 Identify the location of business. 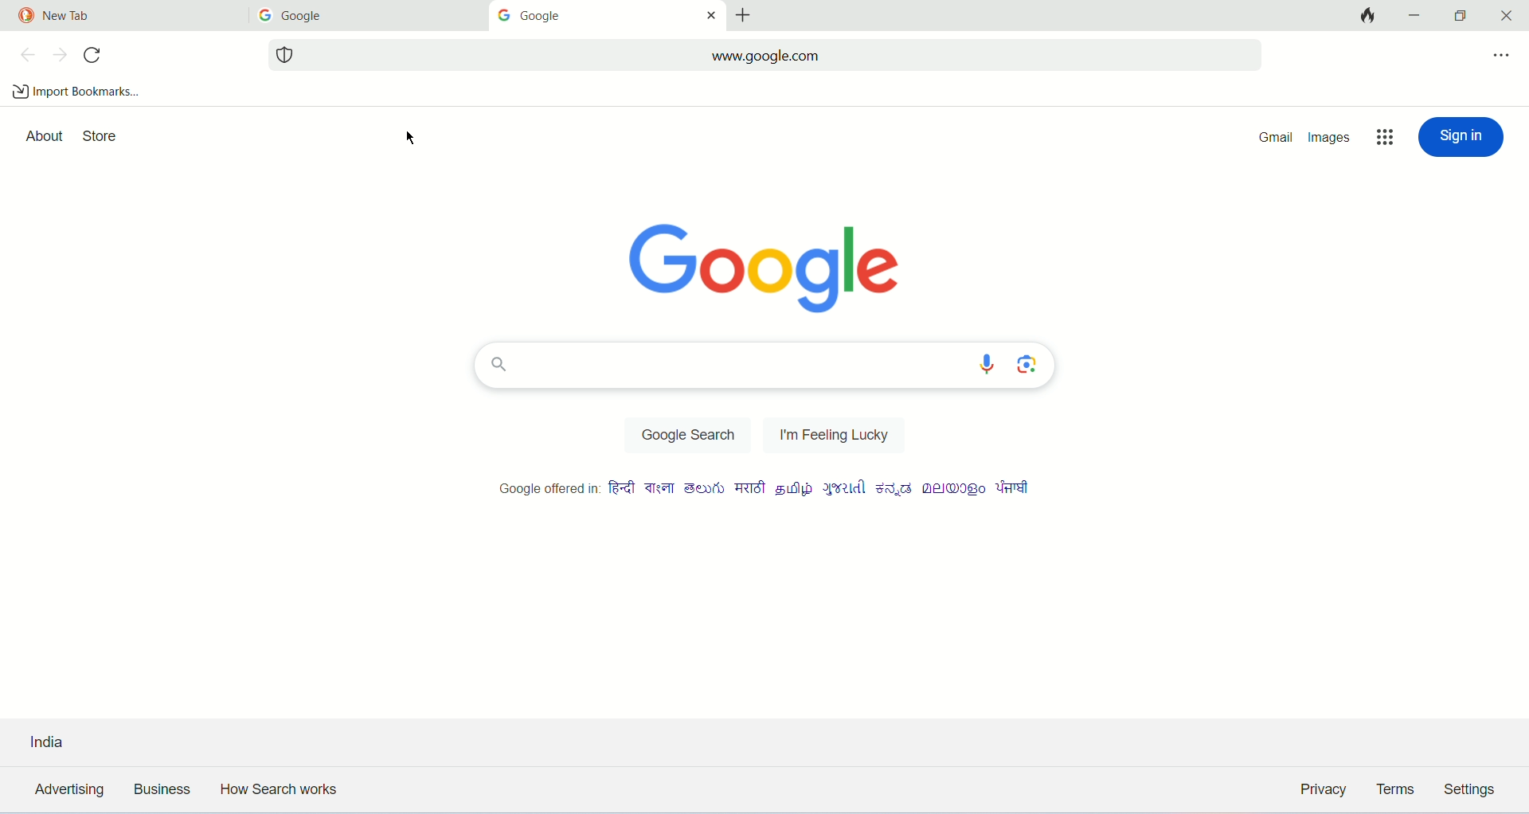
(161, 788).